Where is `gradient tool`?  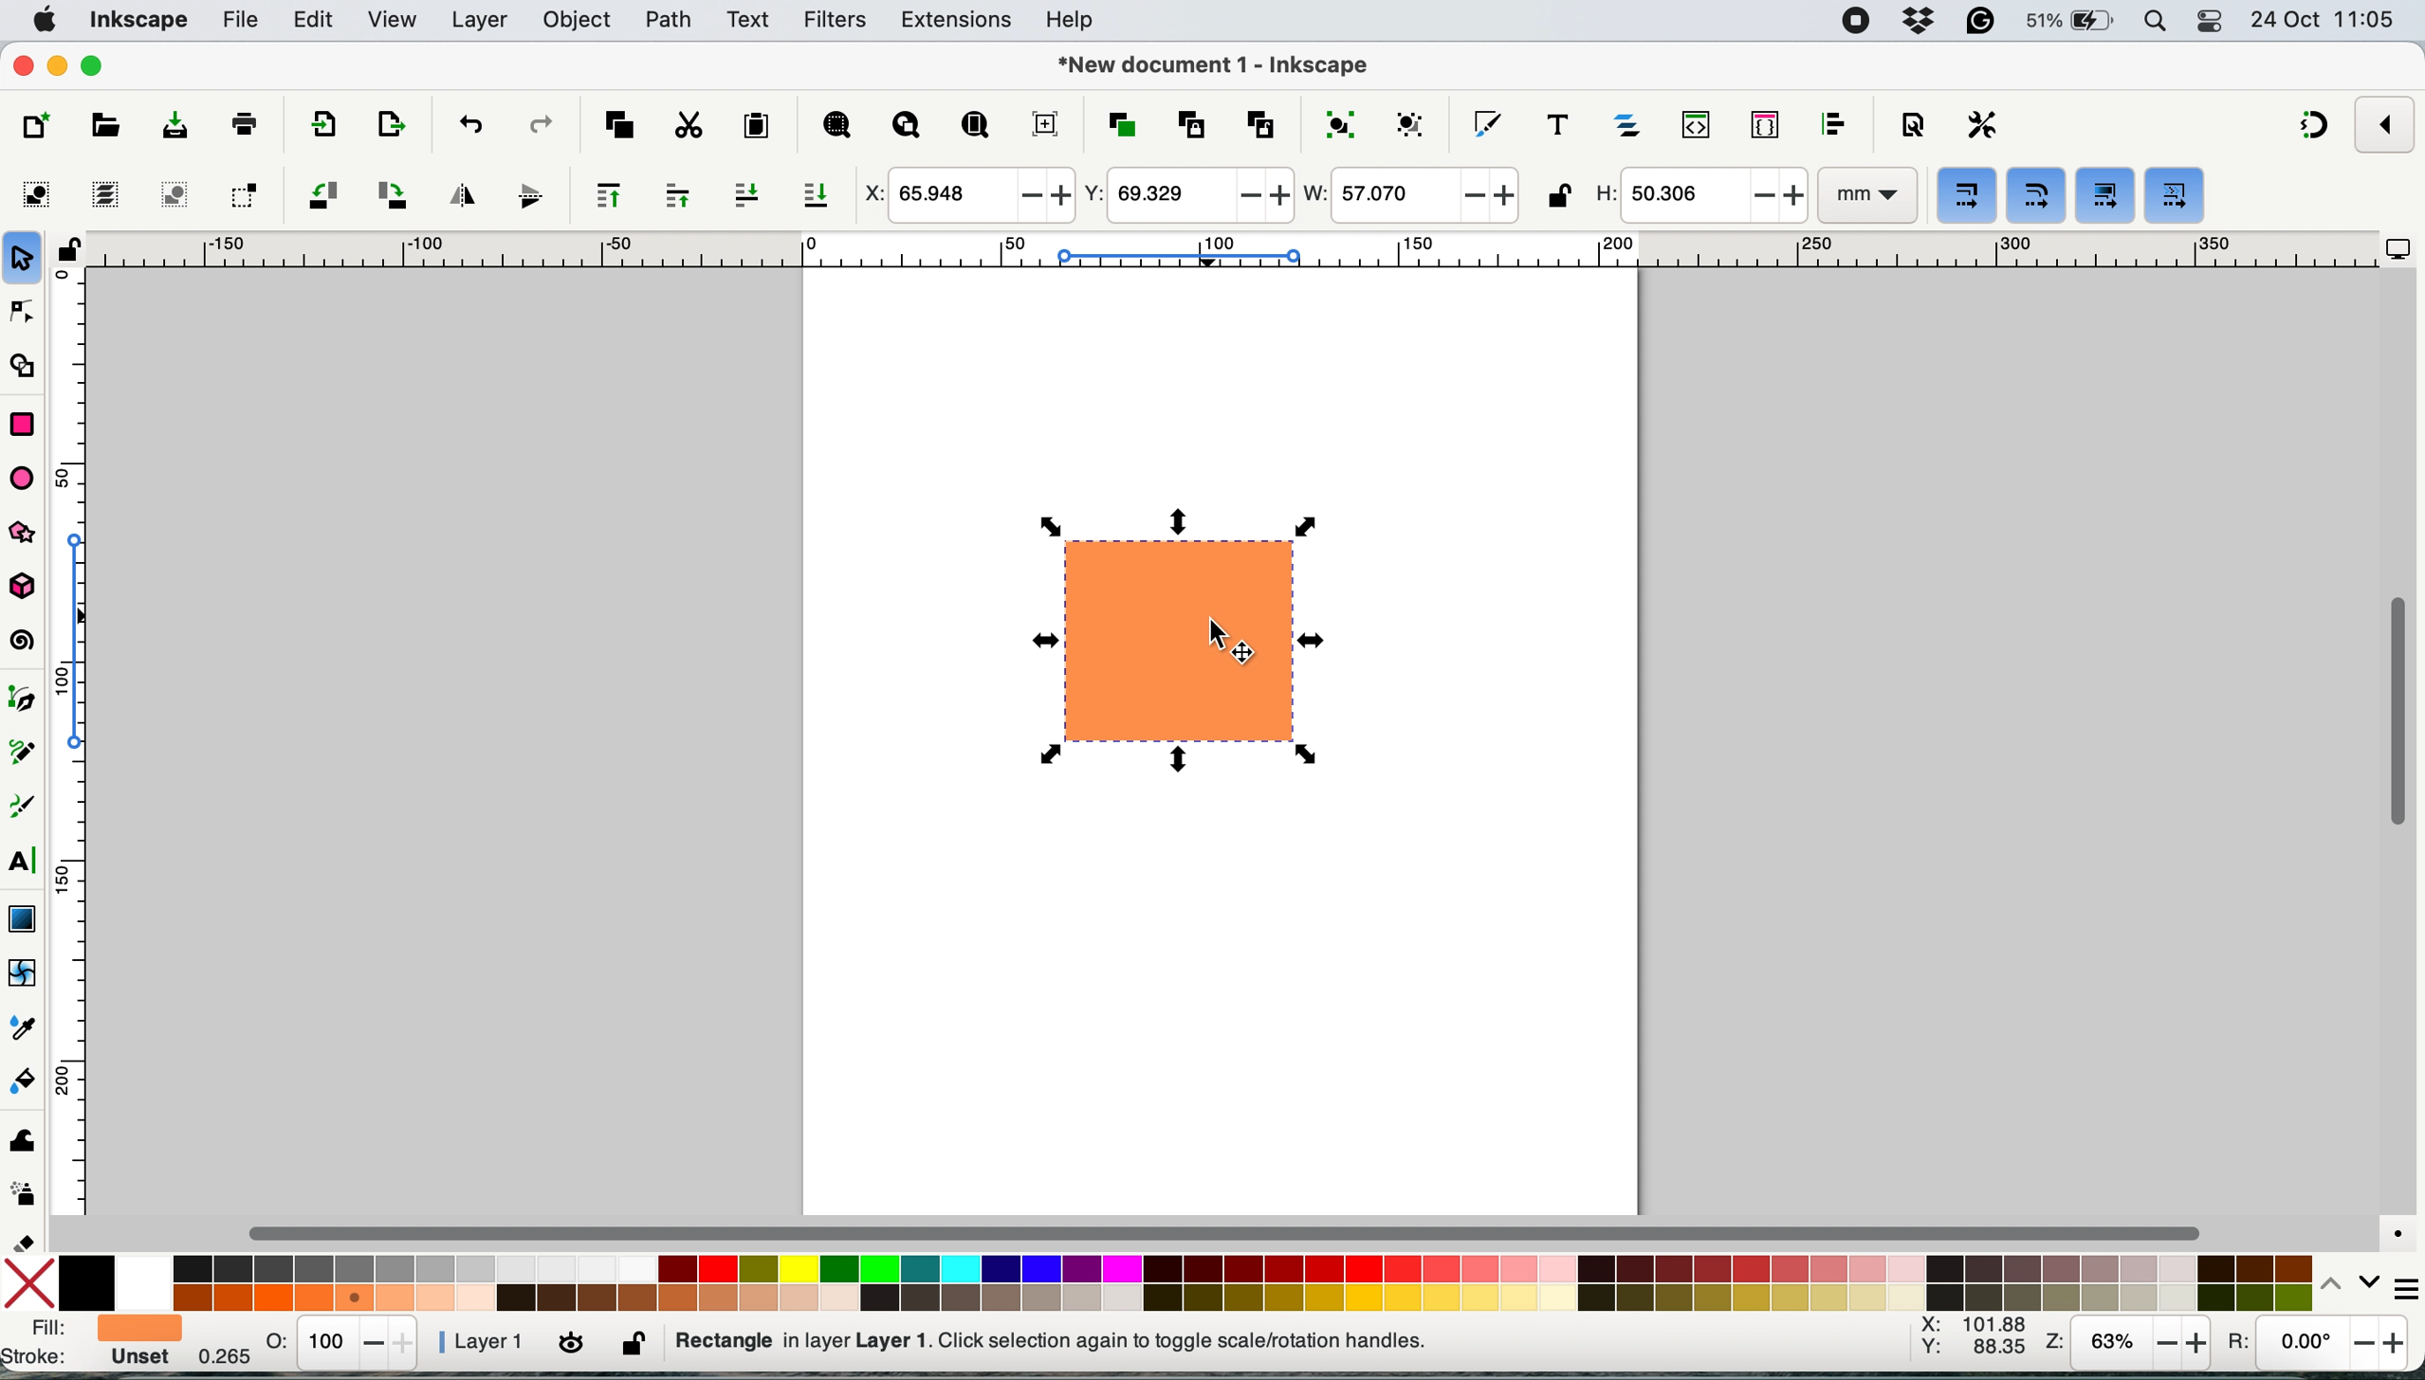
gradient tool is located at coordinates (22, 916).